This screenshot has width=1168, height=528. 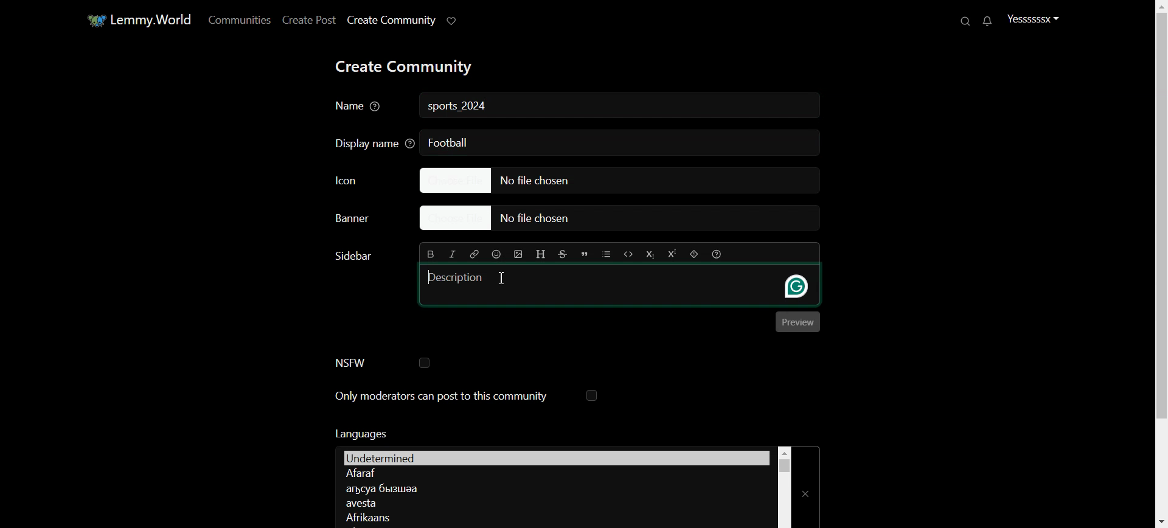 I want to click on Name, so click(x=360, y=107).